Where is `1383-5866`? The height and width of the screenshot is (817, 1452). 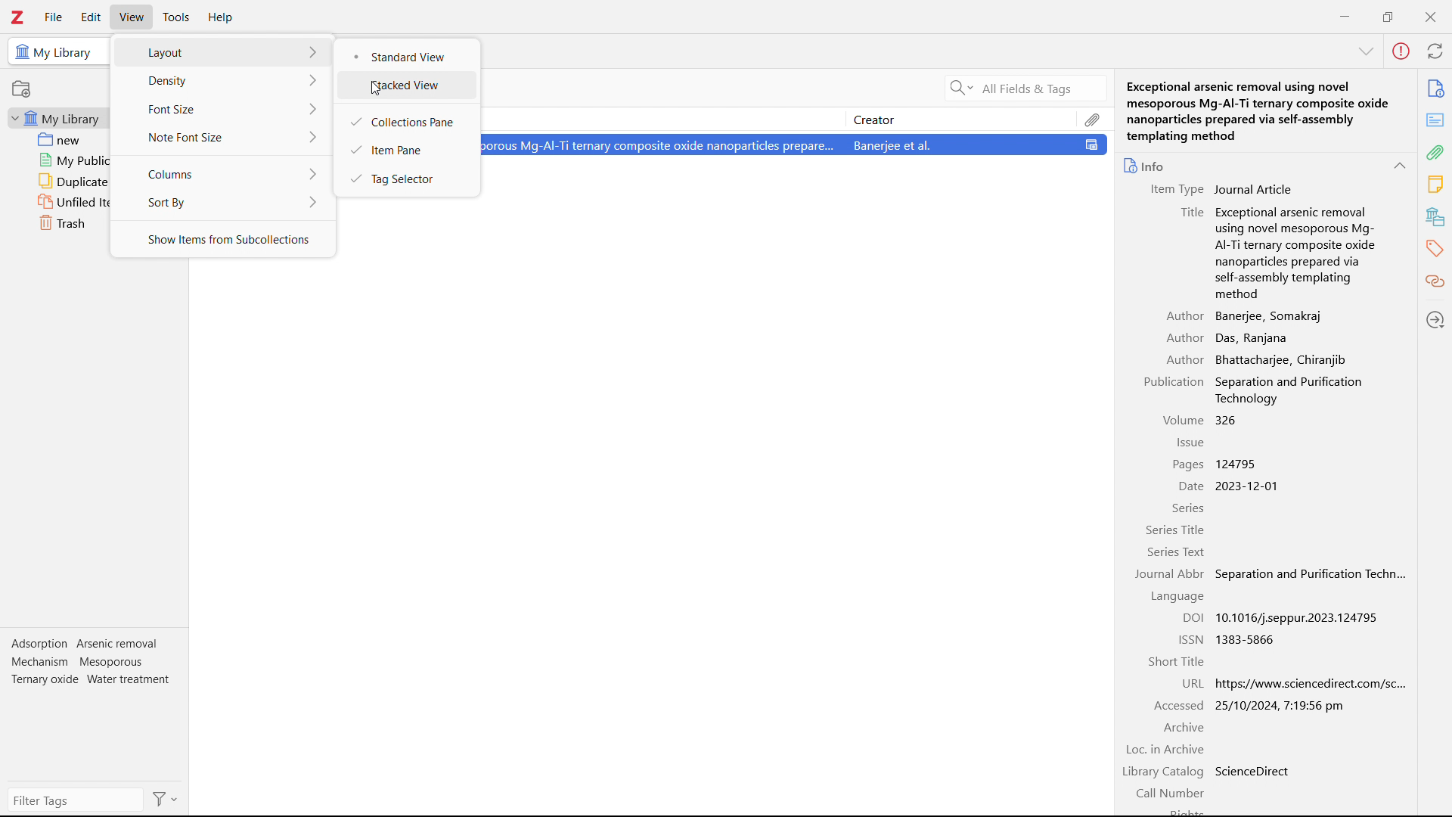
1383-5866 is located at coordinates (1250, 640).